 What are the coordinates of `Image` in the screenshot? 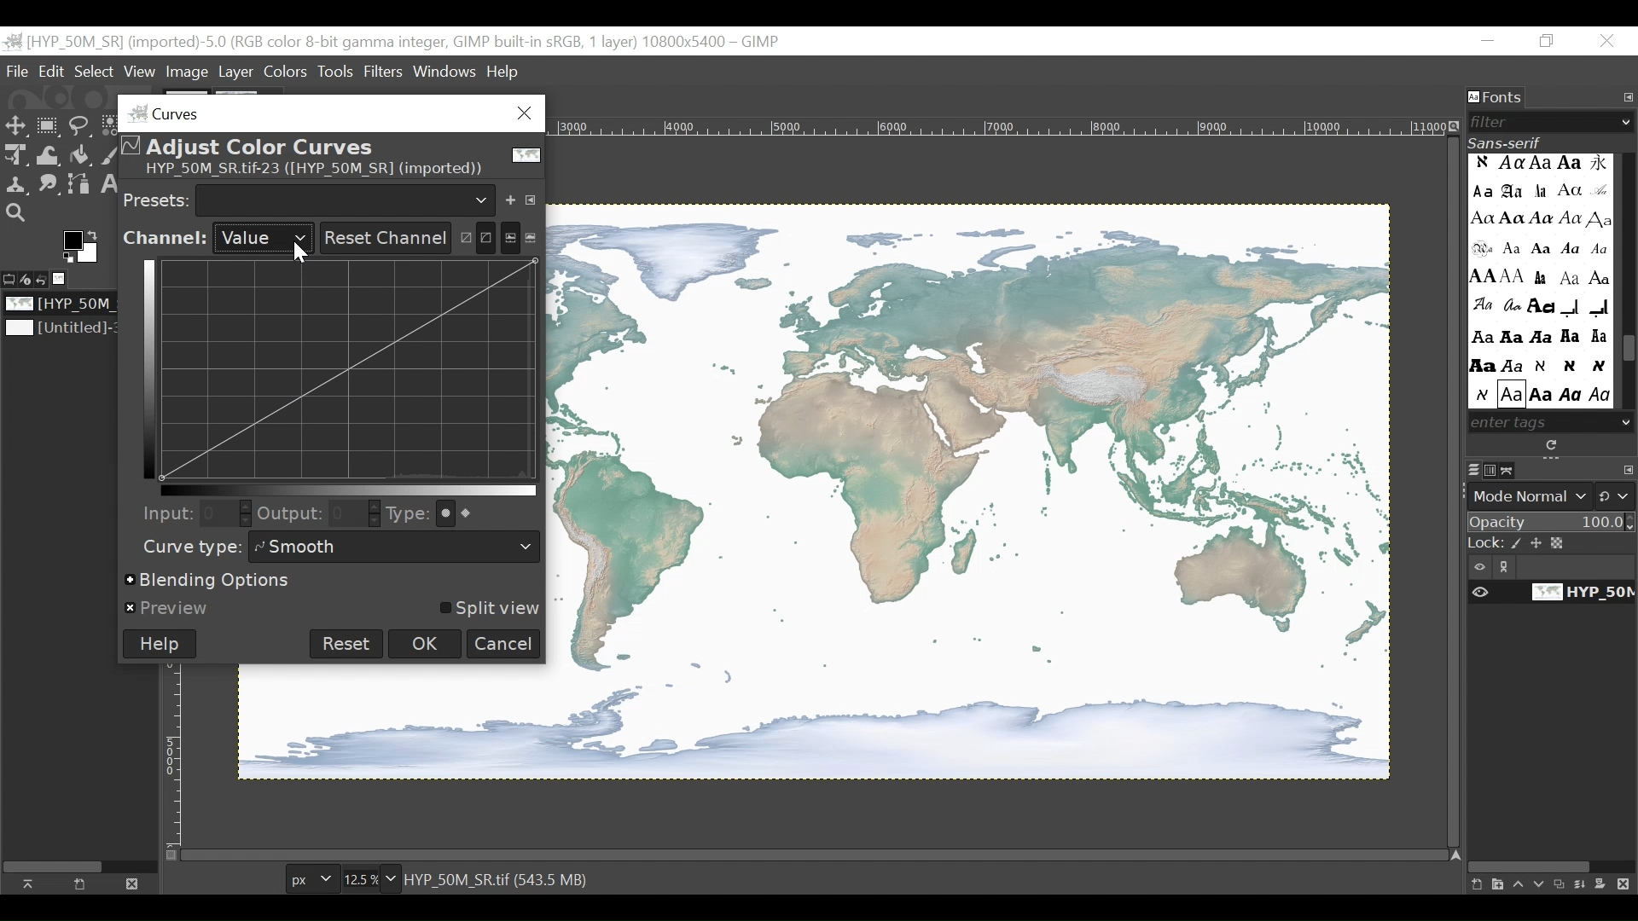 It's located at (189, 72).